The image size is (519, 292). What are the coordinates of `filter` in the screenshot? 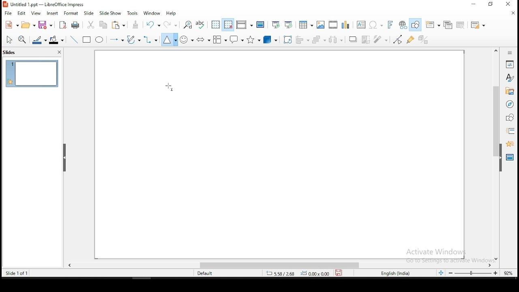 It's located at (382, 39).